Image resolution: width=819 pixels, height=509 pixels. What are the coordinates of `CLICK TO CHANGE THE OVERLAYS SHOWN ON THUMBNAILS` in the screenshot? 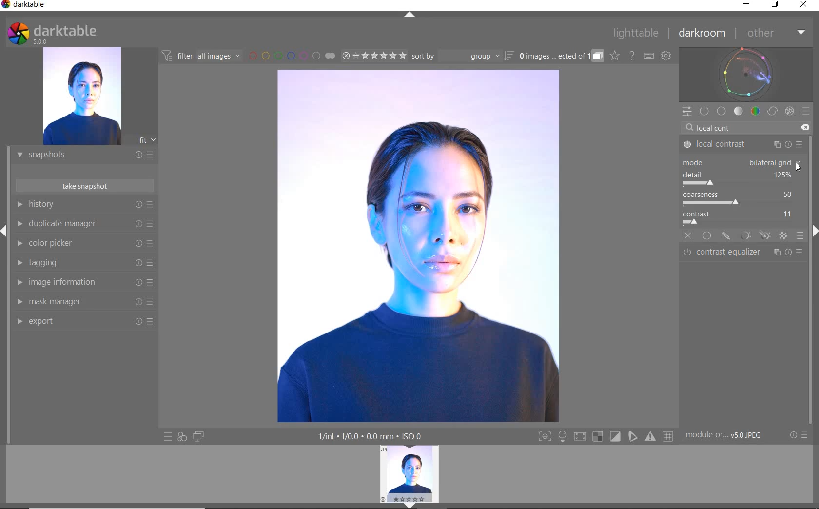 It's located at (615, 56).